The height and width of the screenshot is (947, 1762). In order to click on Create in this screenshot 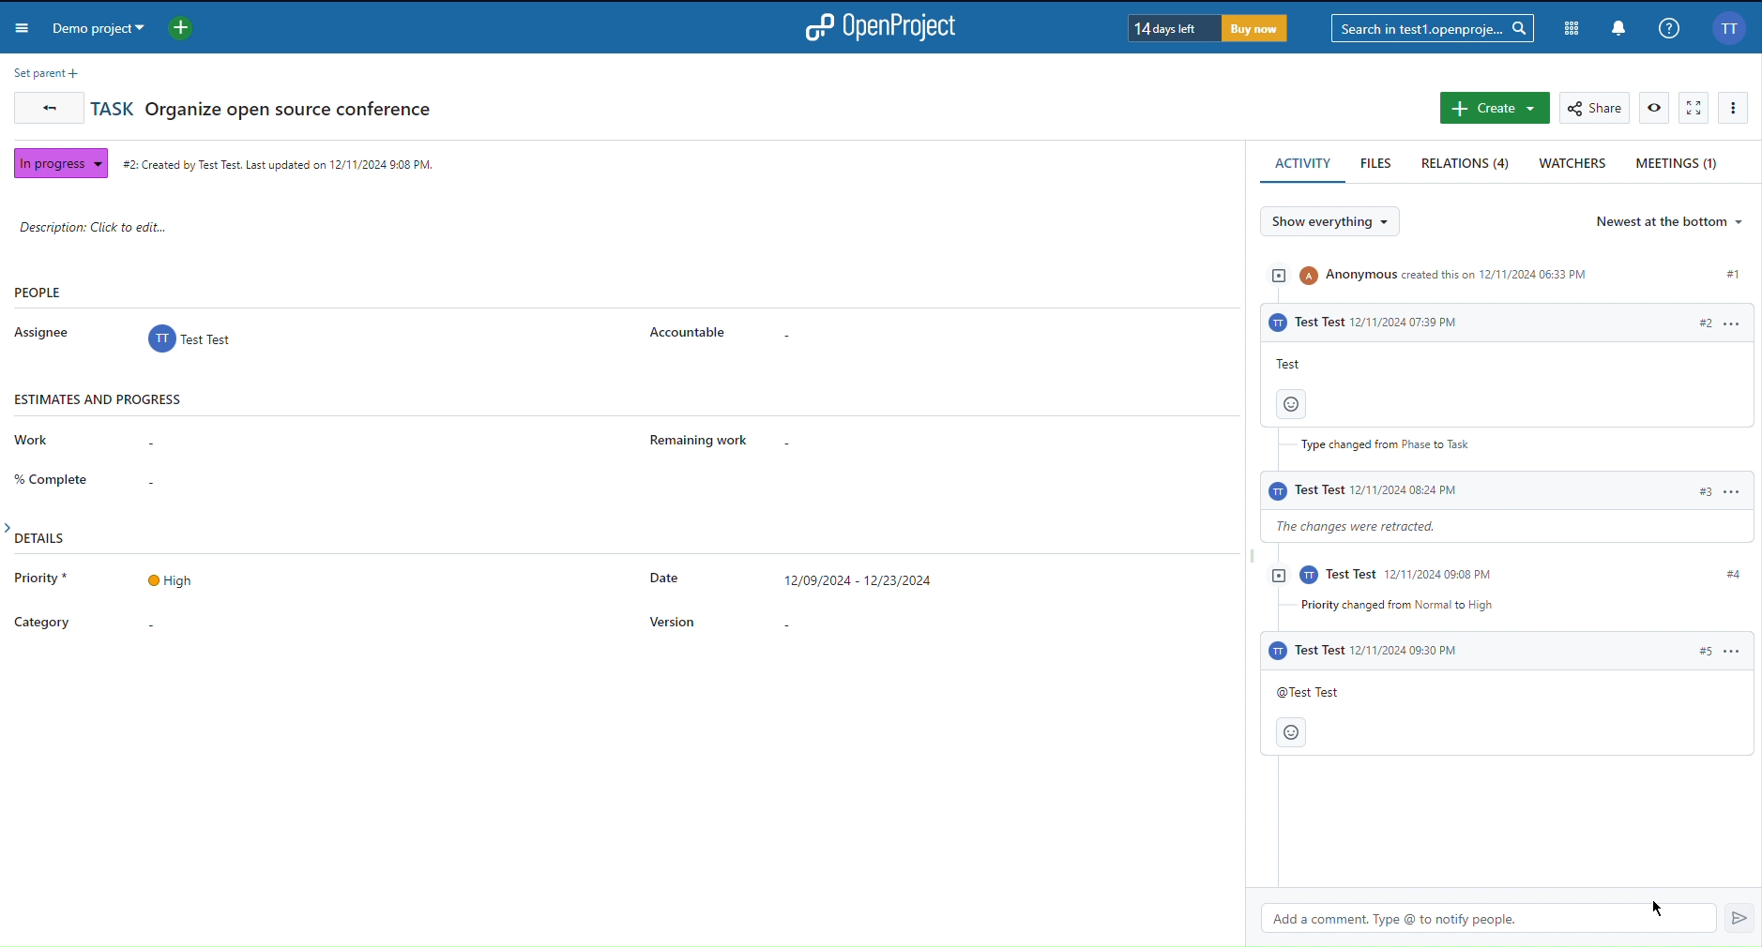, I will do `click(1494, 109)`.